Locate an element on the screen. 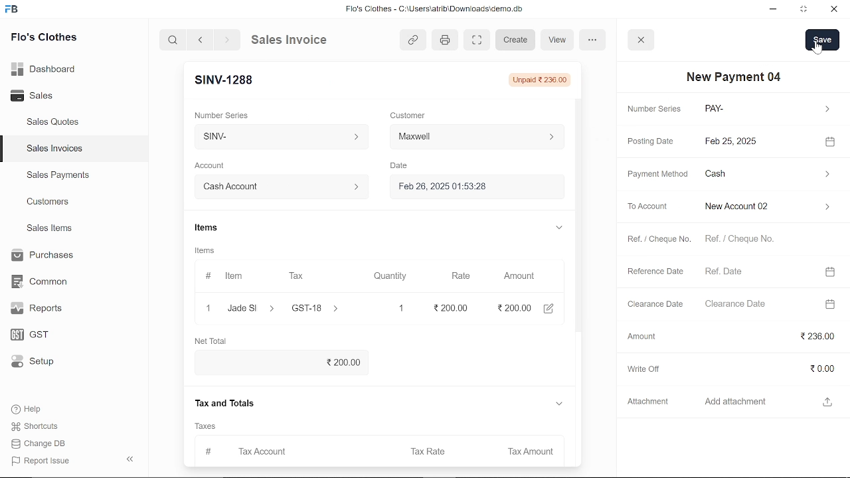 The height and width of the screenshot is (478, 850). Flo's Clothes is located at coordinates (44, 39).